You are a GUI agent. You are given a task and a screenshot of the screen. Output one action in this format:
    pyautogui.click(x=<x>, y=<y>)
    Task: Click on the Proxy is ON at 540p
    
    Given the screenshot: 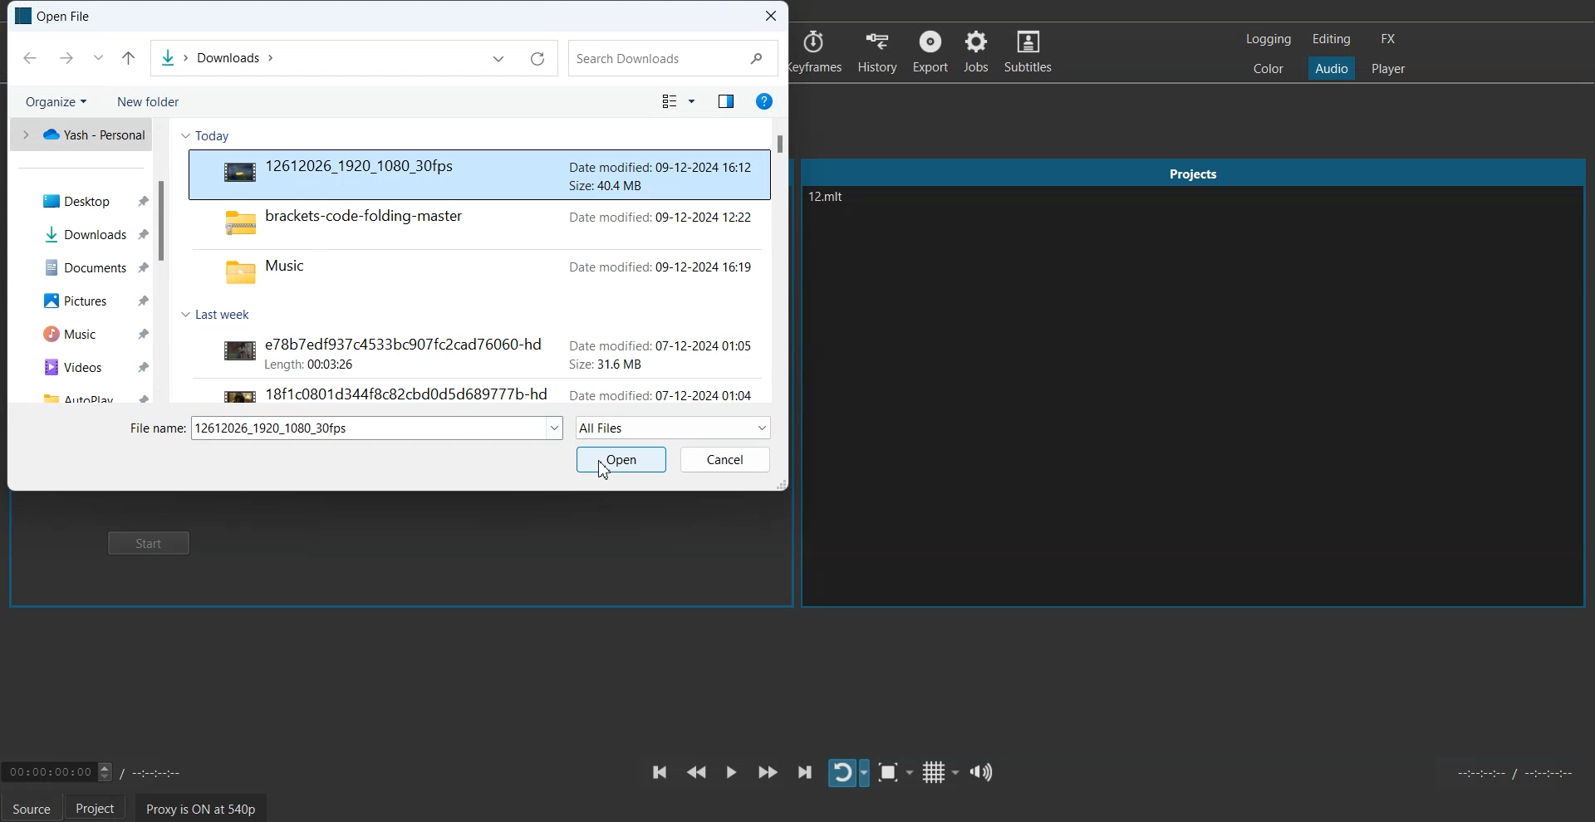 What is the action you would take?
    pyautogui.click(x=202, y=808)
    